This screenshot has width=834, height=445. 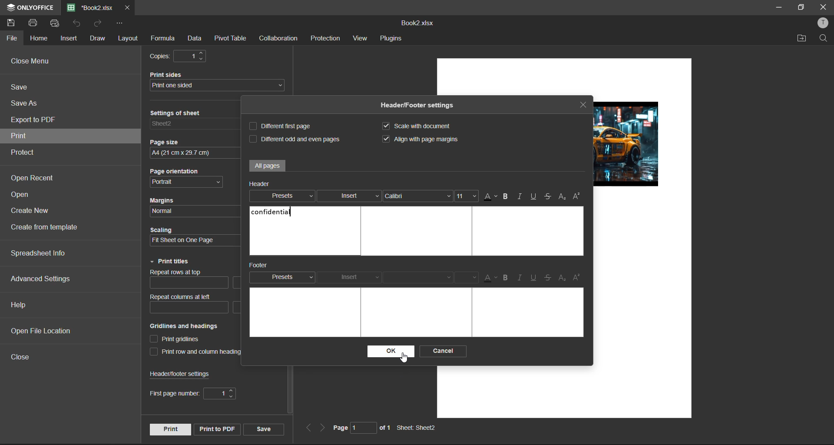 What do you see at coordinates (191, 147) in the screenshot?
I see `page size` at bounding box center [191, 147].